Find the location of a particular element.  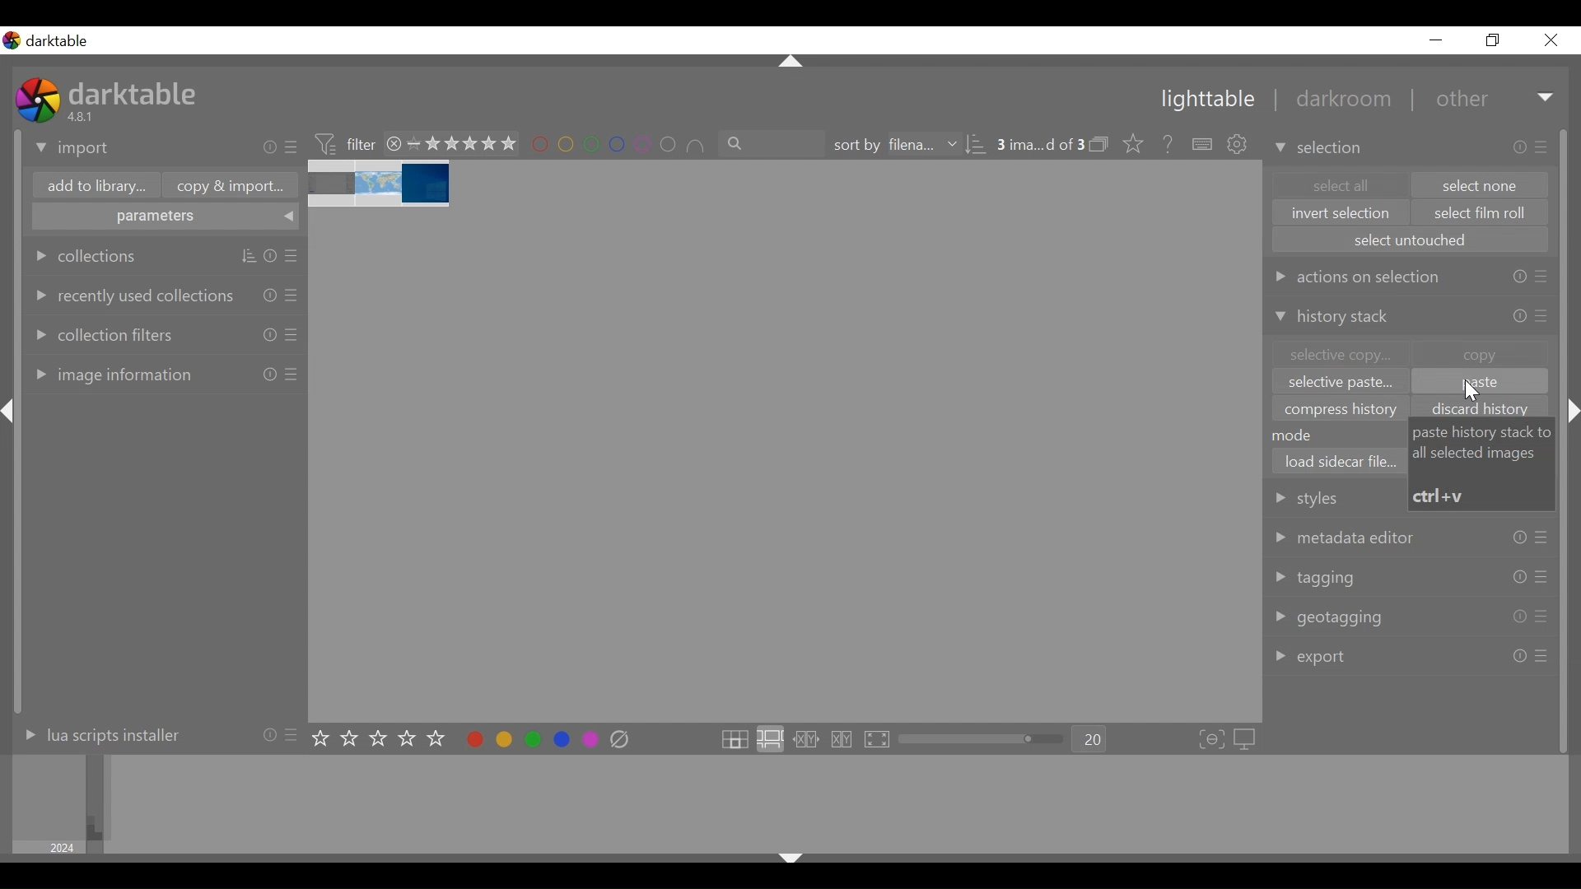

info is located at coordinates (270, 147).